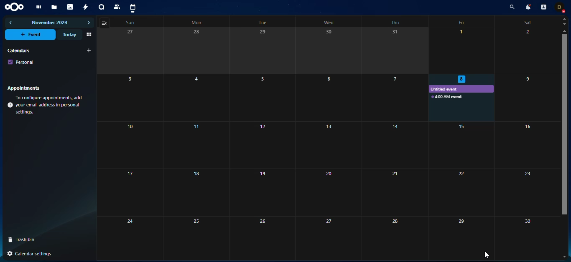 Image resolution: width=571 pixels, height=262 pixels. What do you see at coordinates (564, 31) in the screenshot?
I see `up` at bounding box center [564, 31].